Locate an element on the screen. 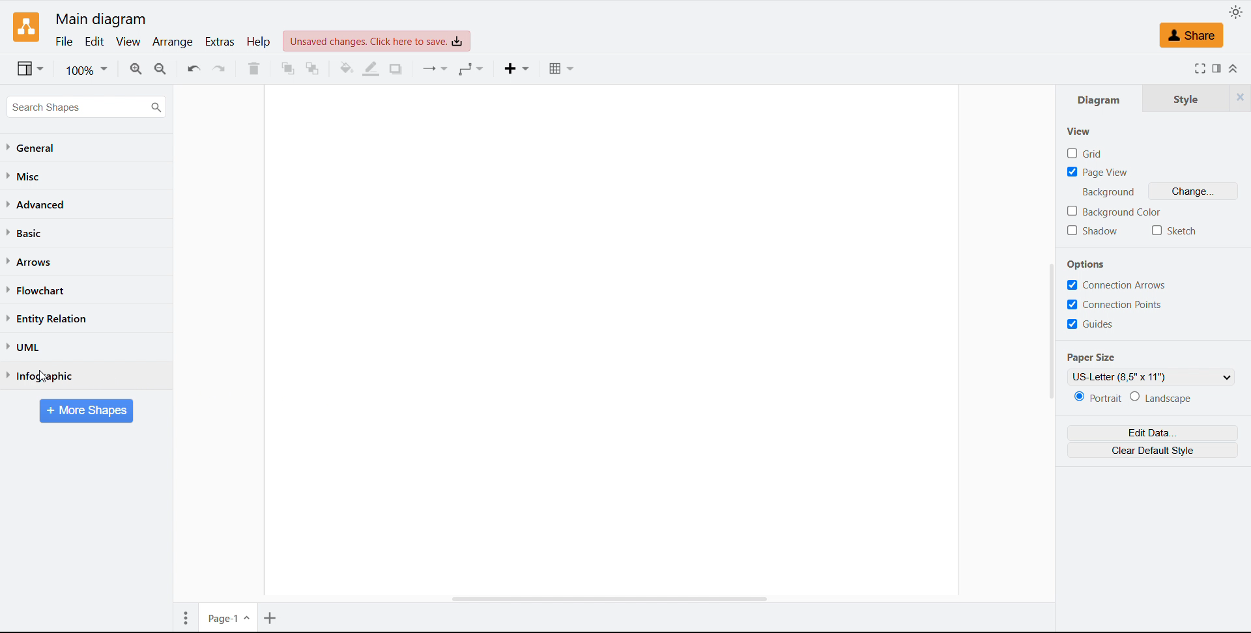 This screenshot has height=633, width=1251. Zoom level  is located at coordinates (87, 70).